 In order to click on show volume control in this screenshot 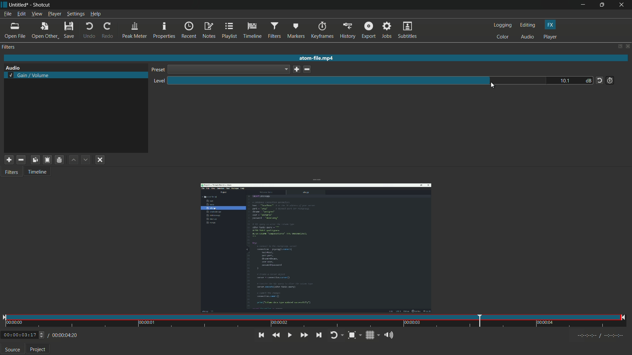, I will do `click(391, 336)`.